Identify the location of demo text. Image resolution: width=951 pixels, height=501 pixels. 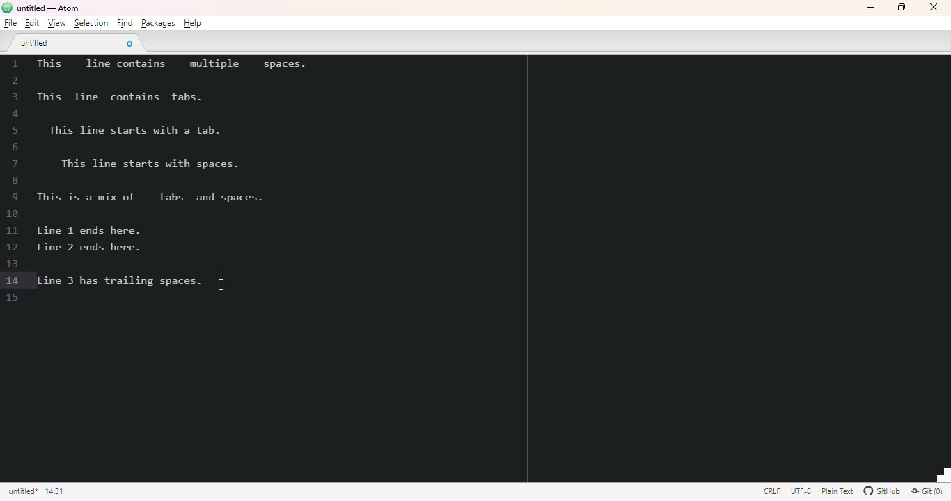
(169, 175).